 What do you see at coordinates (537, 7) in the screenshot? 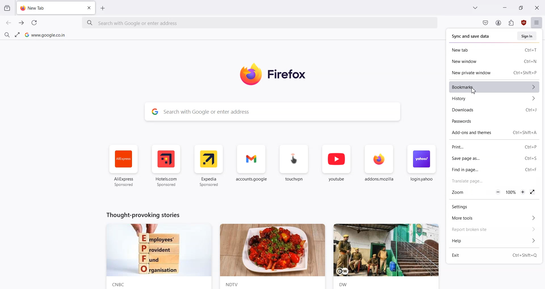
I see `Close` at bounding box center [537, 7].